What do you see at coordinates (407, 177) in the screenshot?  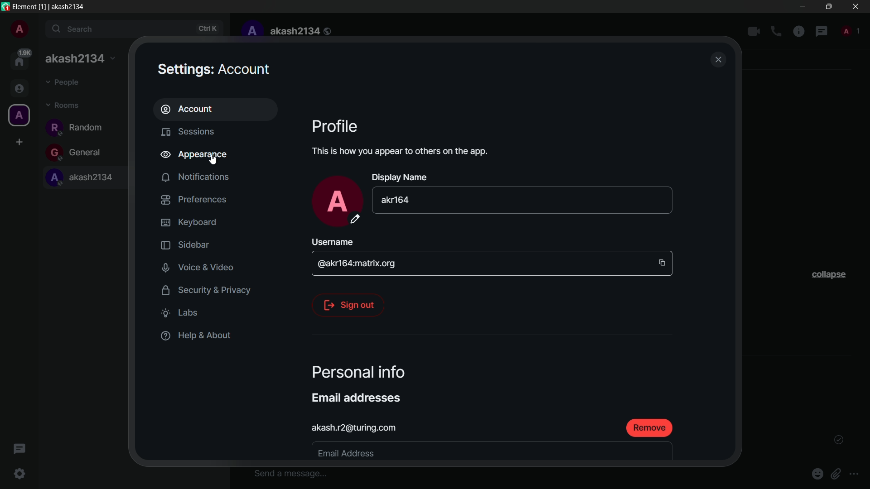 I see `Display Name` at bounding box center [407, 177].